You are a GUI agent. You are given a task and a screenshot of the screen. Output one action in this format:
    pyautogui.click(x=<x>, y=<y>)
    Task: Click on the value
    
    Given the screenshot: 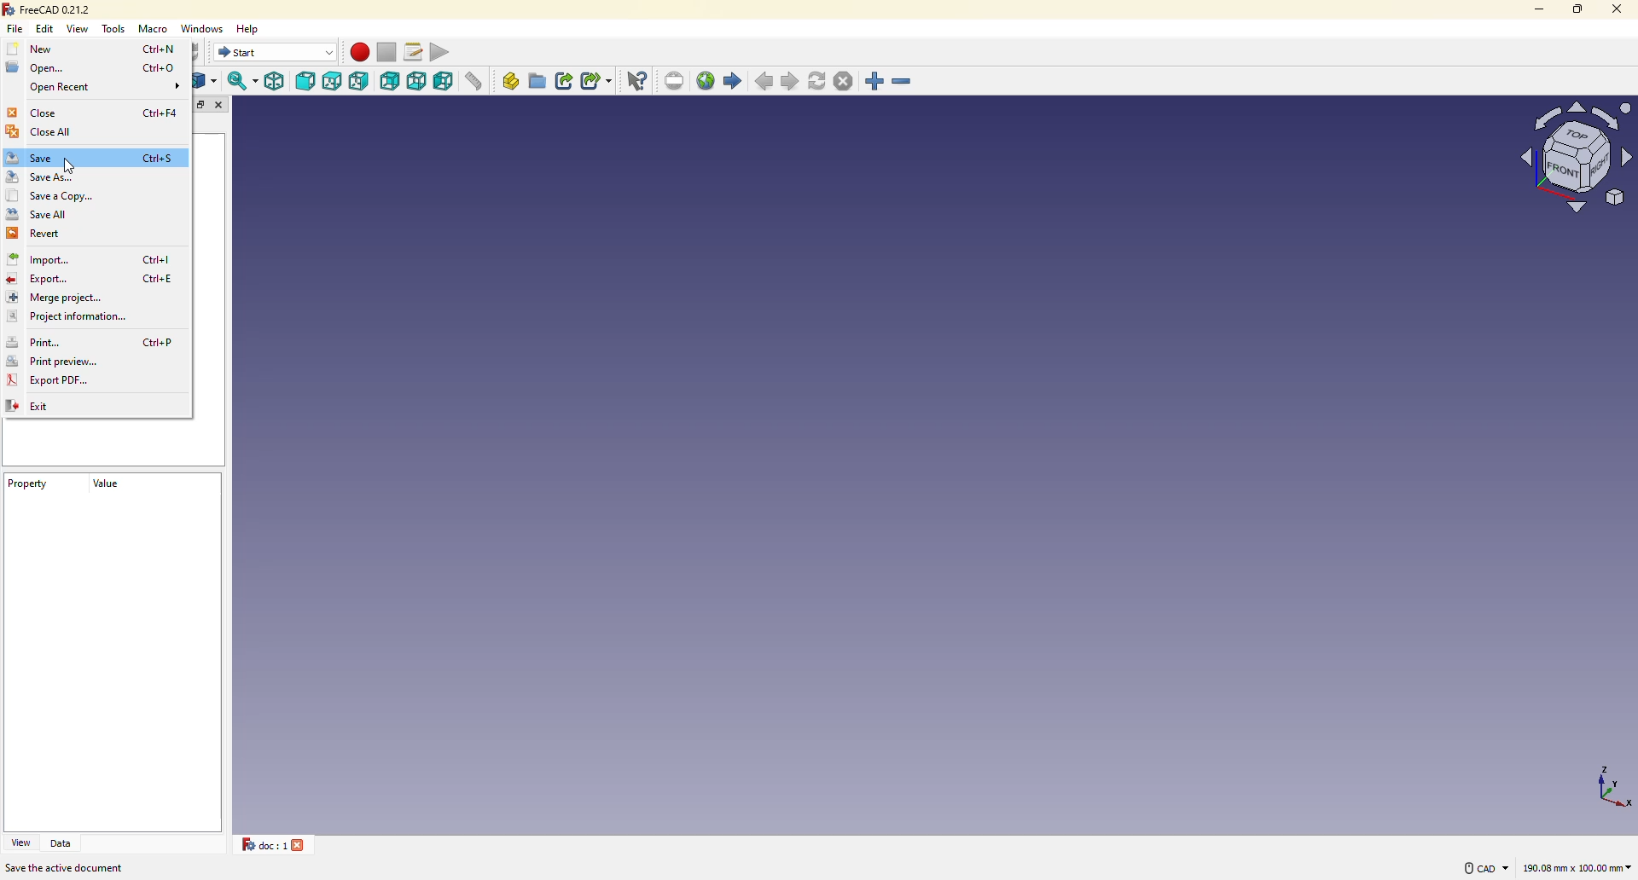 What is the action you would take?
    pyautogui.click(x=103, y=489)
    